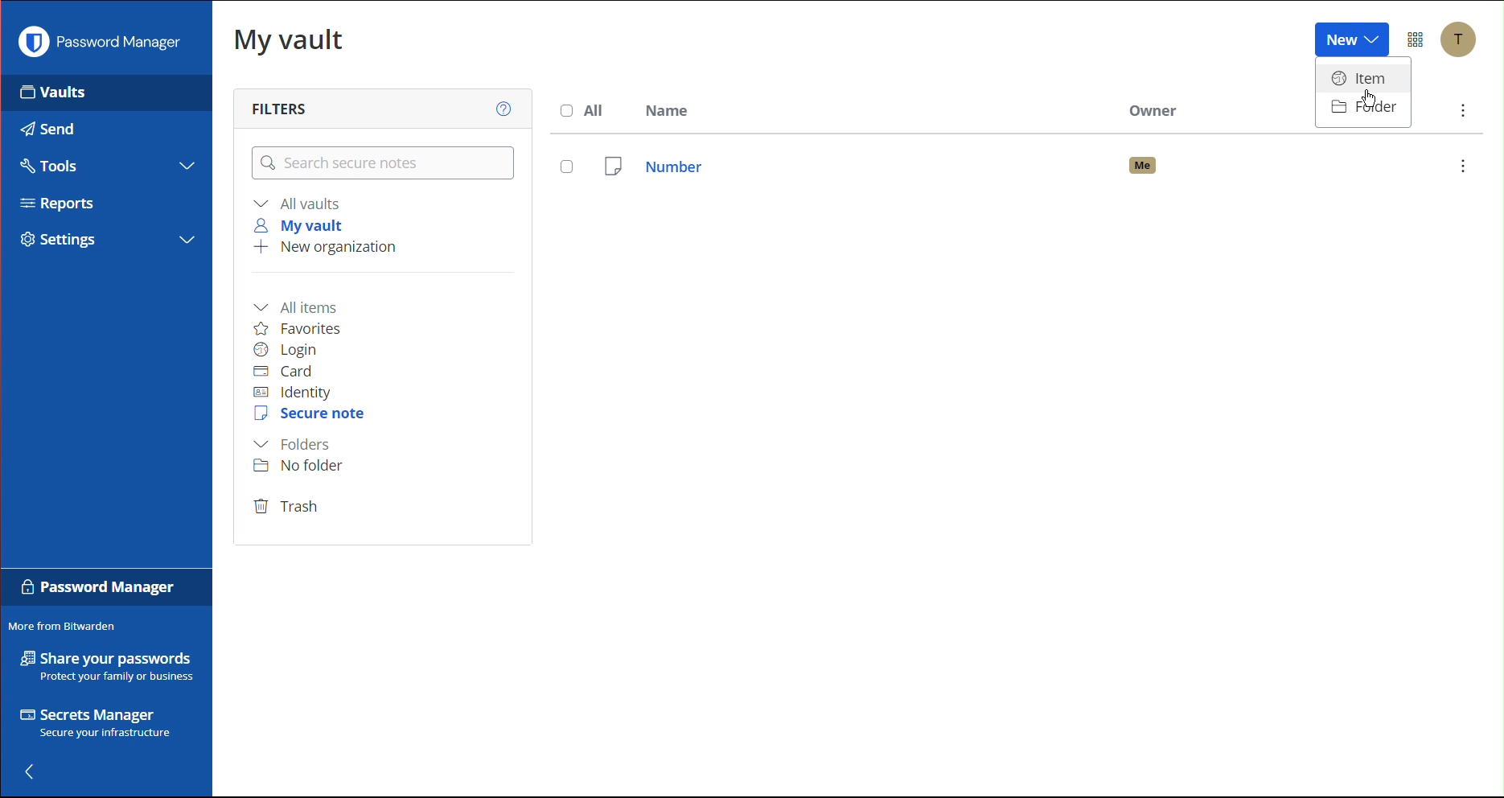 This screenshot has width=1504, height=798. I want to click on Cursor, so click(1366, 101).